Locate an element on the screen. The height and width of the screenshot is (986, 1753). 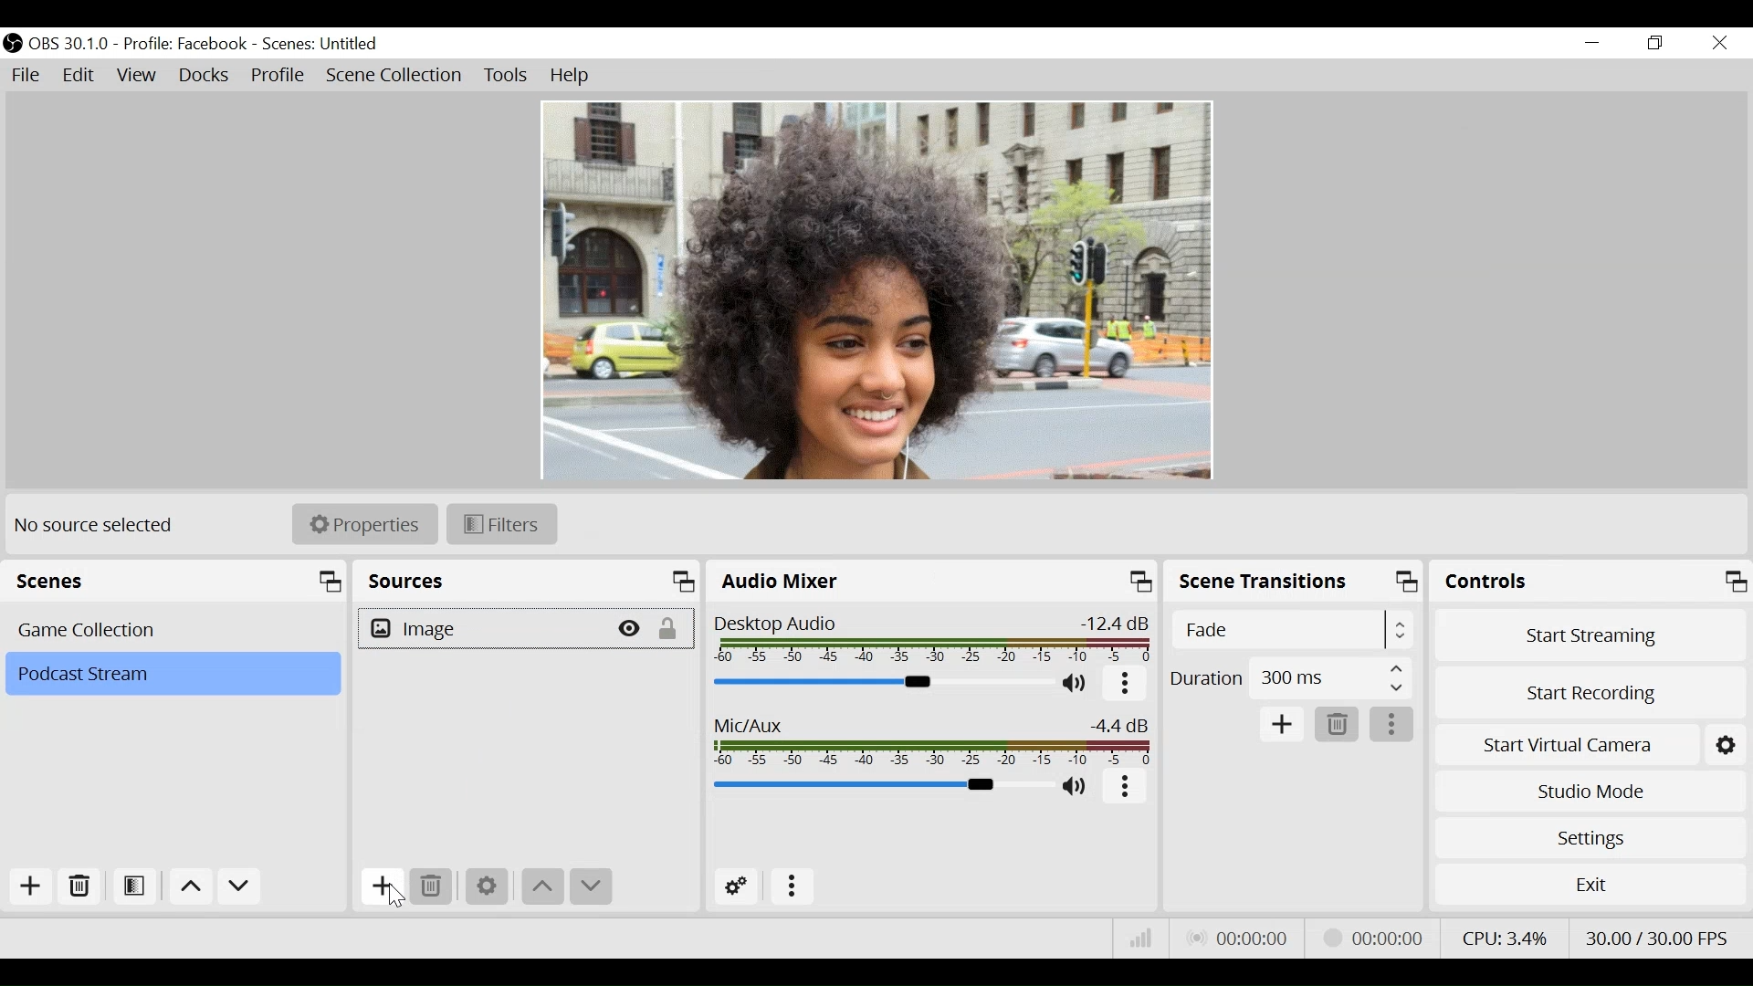
Help is located at coordinates (571, 76).